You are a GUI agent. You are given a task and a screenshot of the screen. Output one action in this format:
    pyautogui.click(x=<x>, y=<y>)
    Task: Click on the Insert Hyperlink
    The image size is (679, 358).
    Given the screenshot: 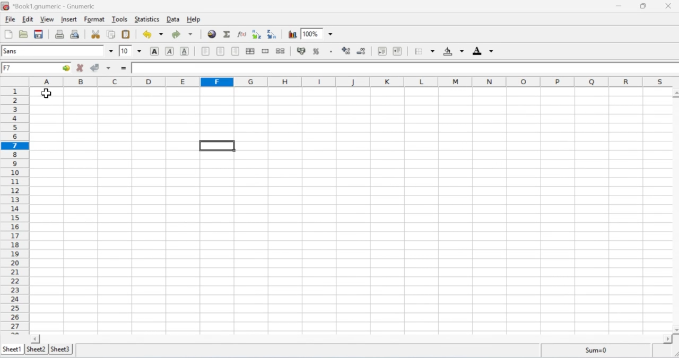 What is the action you would take?
    pyautogui.click(x=212, y=34)
    